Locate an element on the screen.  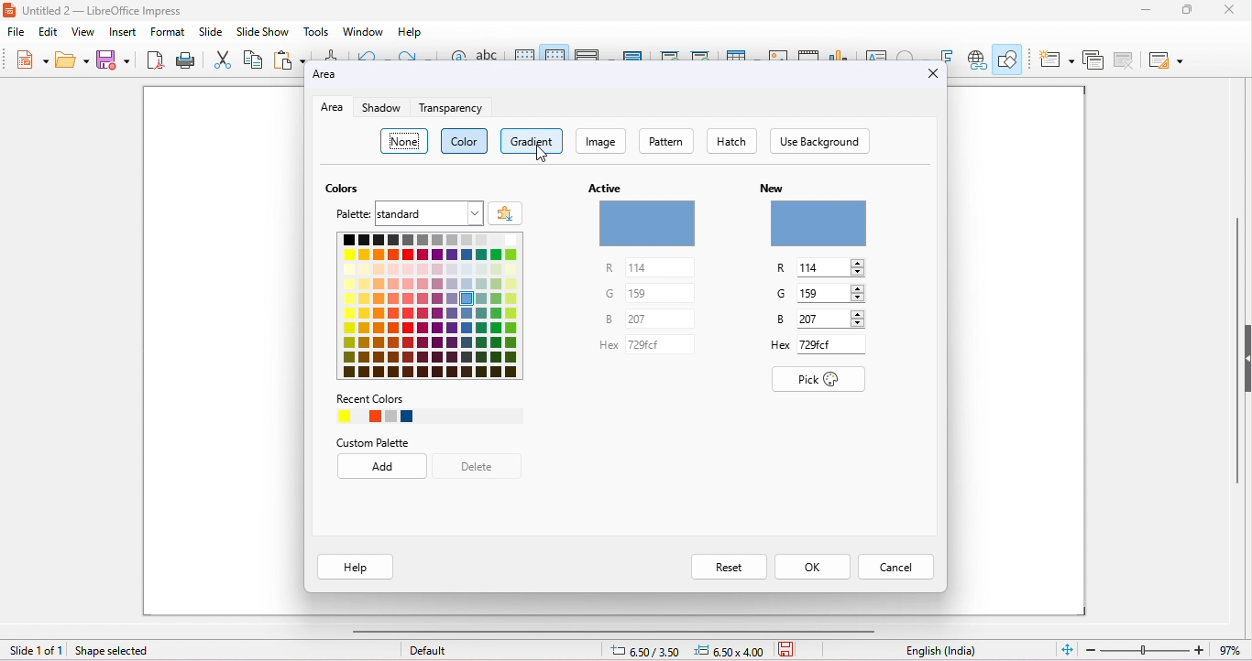
6.50/3.50 (cursor position) is located at coordinates (649, 652).